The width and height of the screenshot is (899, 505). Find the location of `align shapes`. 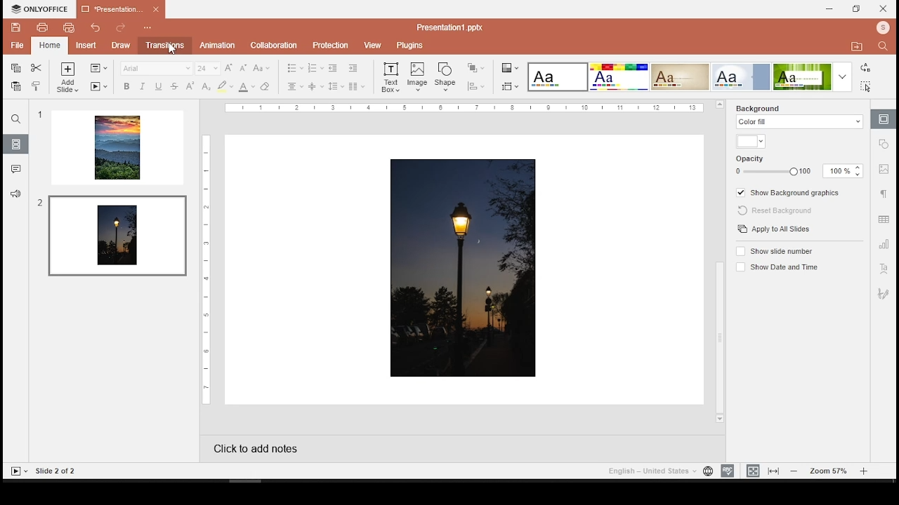

align shapes is located at coordinates (475, 86).